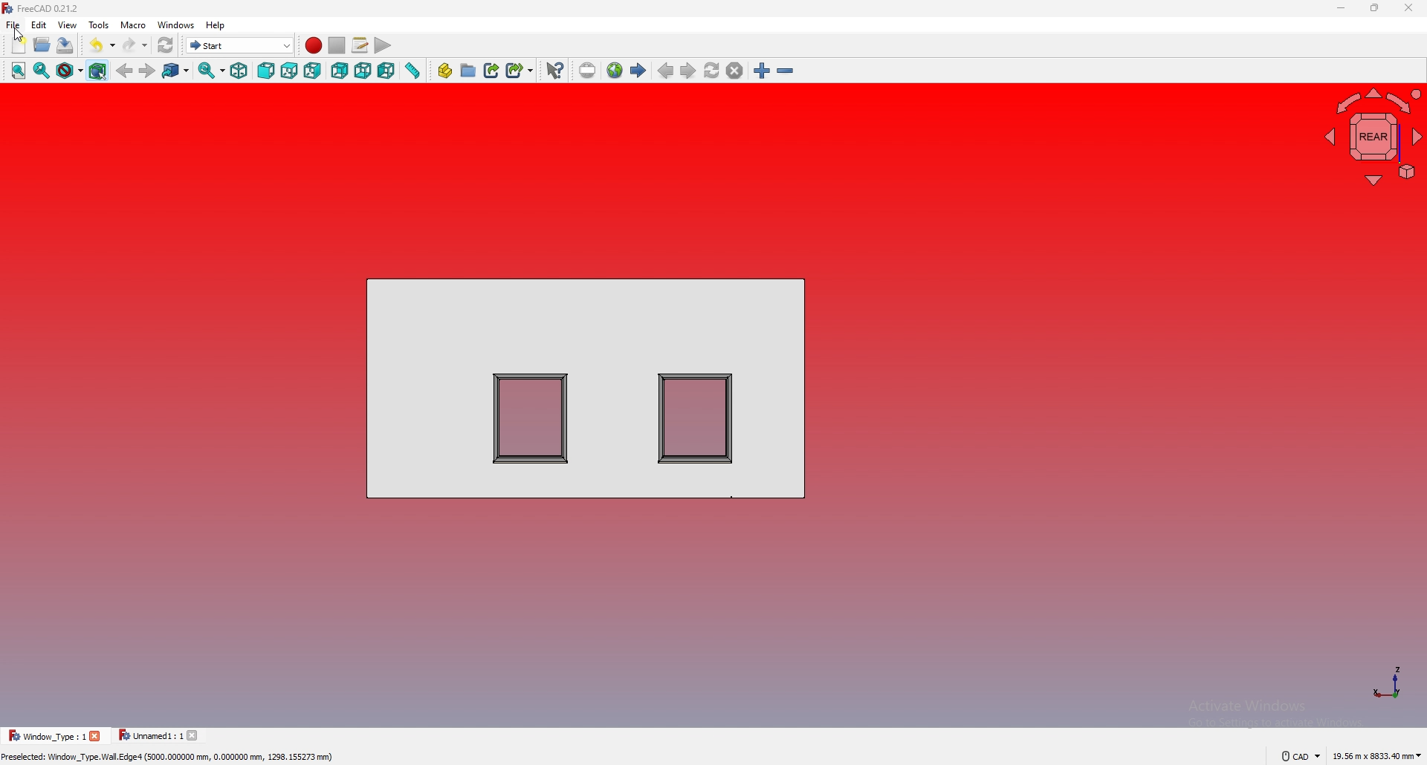 The image size is (1427, 765). I want to click on tools, so click(98, 24).